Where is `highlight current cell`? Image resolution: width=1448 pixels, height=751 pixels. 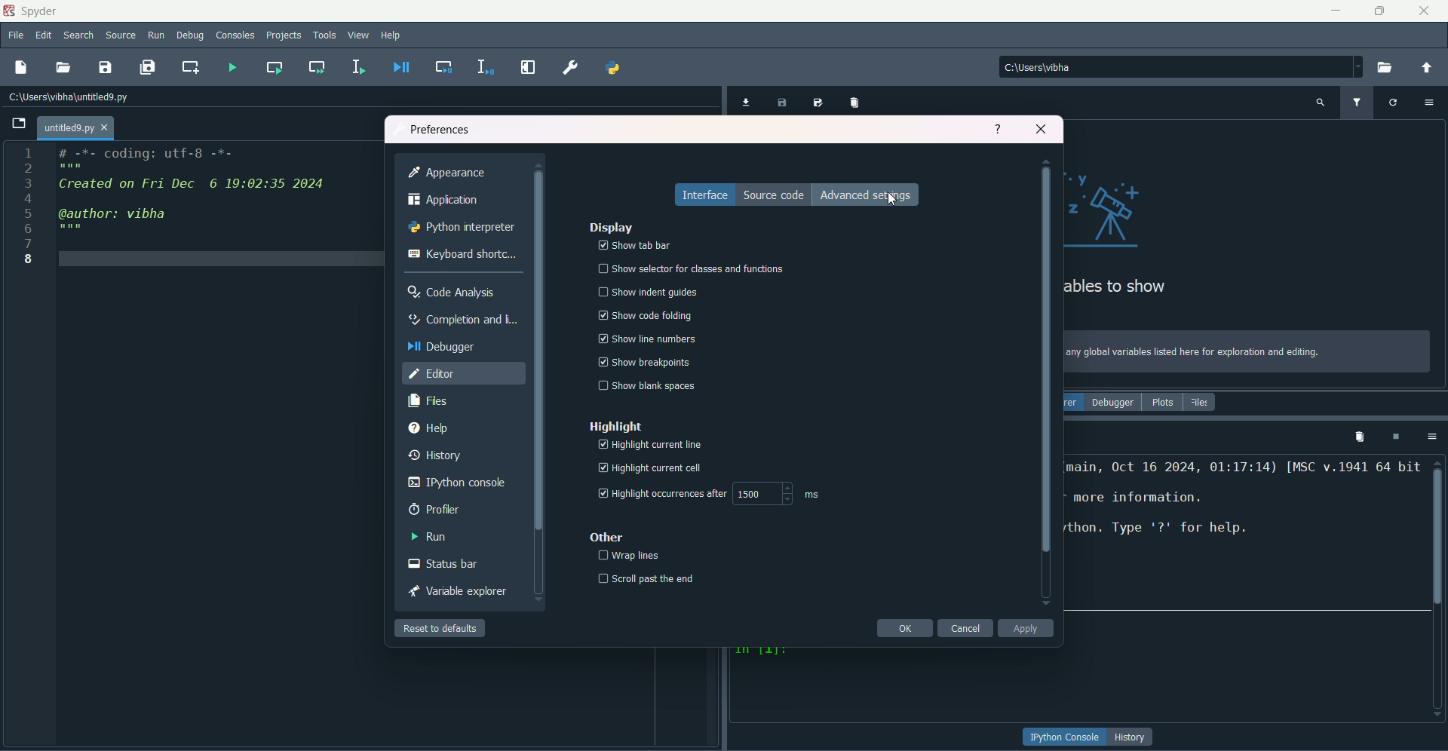 highlight current cell is located at coordinates (654, 467).